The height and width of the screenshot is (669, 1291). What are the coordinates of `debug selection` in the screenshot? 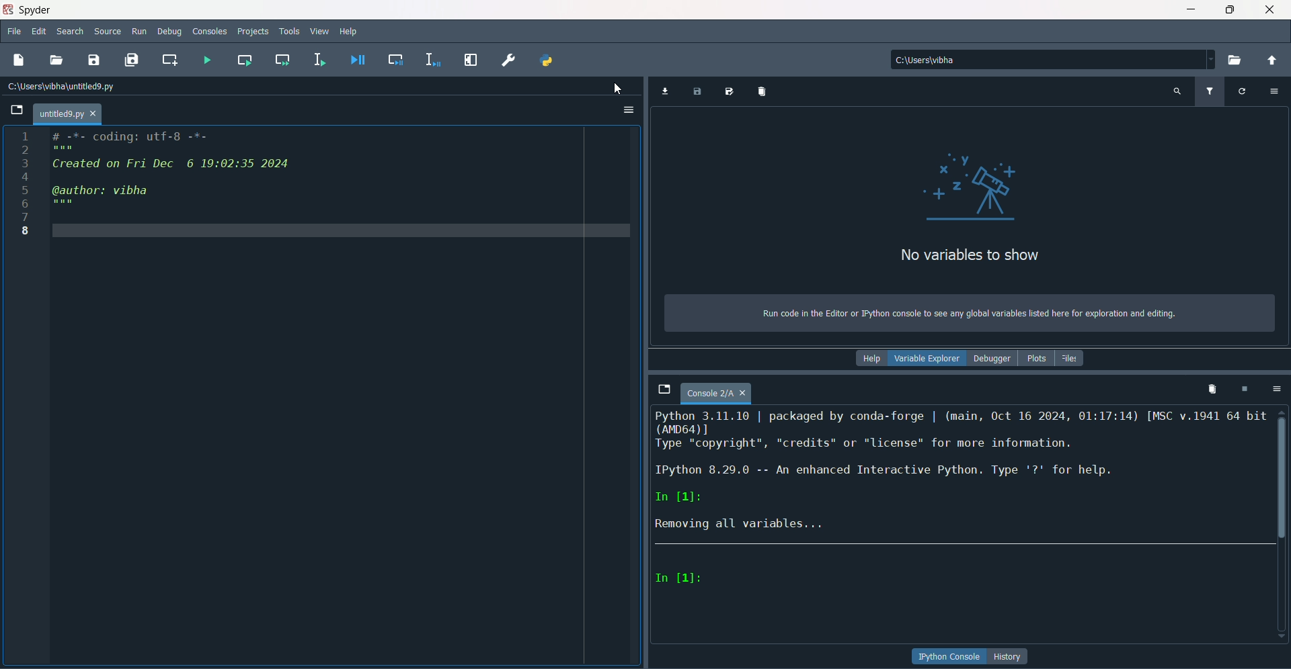 It's located at (430, 60).